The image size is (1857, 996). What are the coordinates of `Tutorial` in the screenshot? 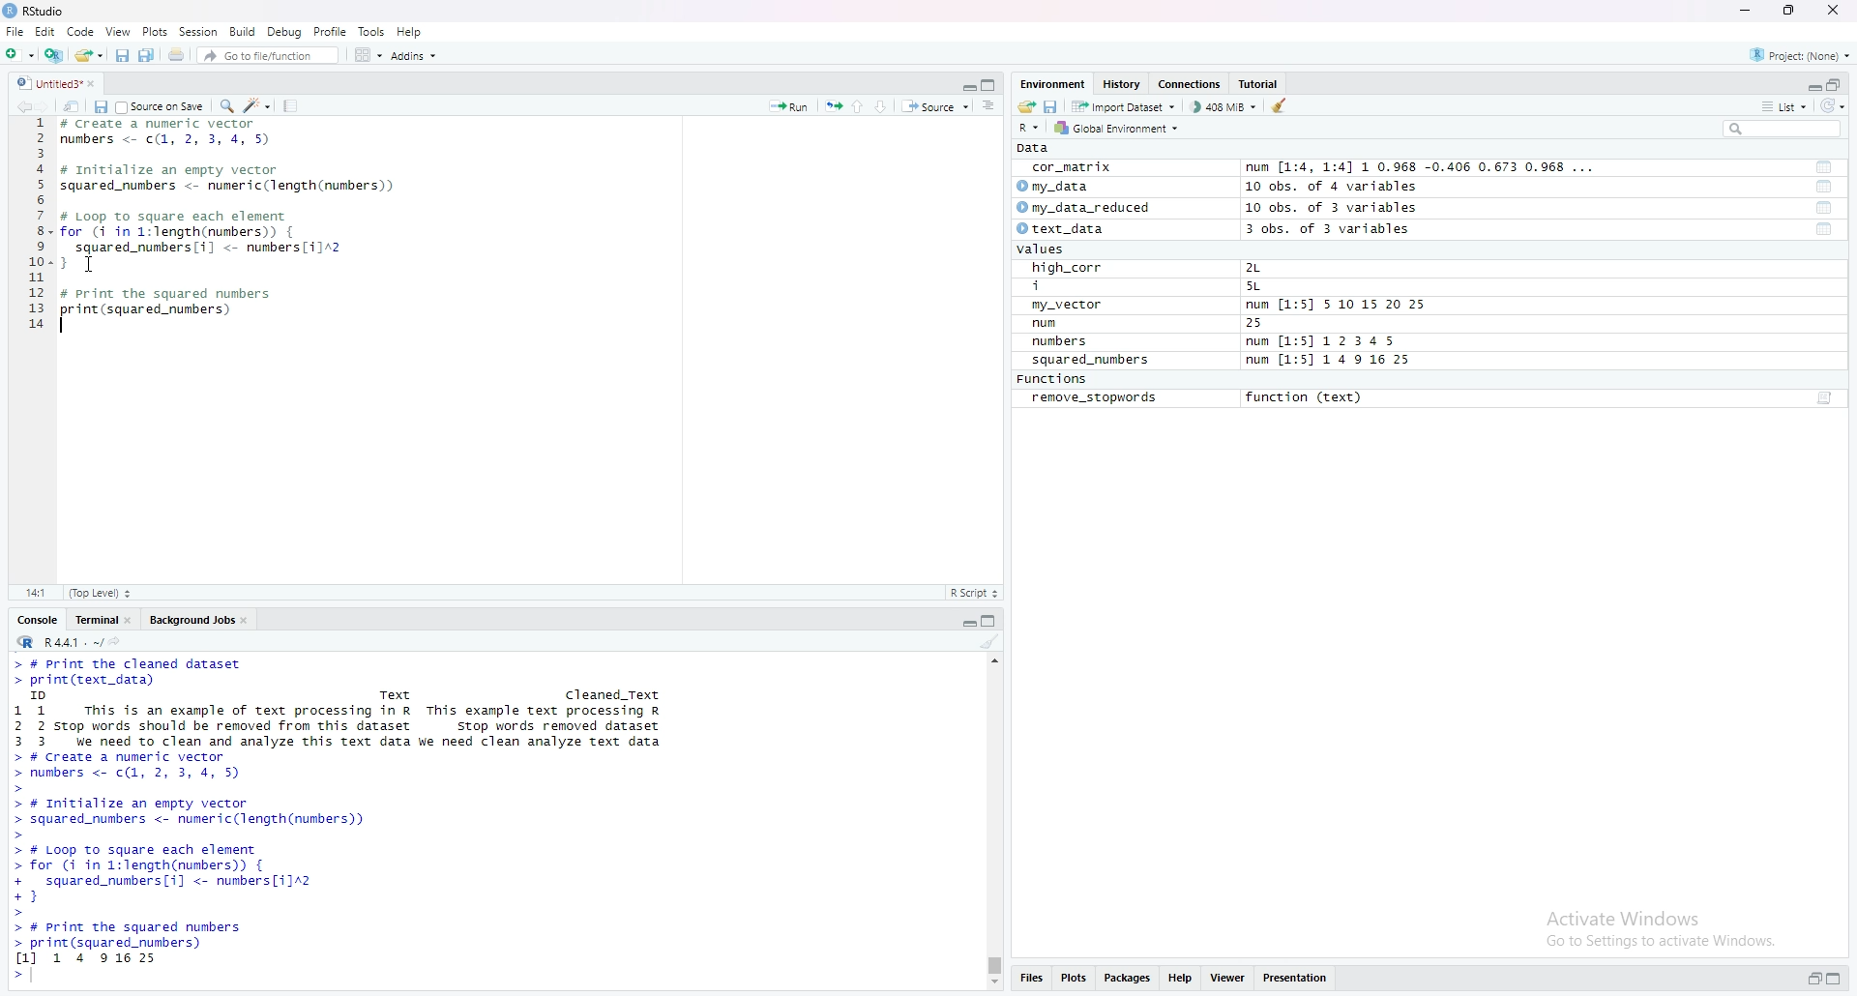 It's located at (1262, 84).